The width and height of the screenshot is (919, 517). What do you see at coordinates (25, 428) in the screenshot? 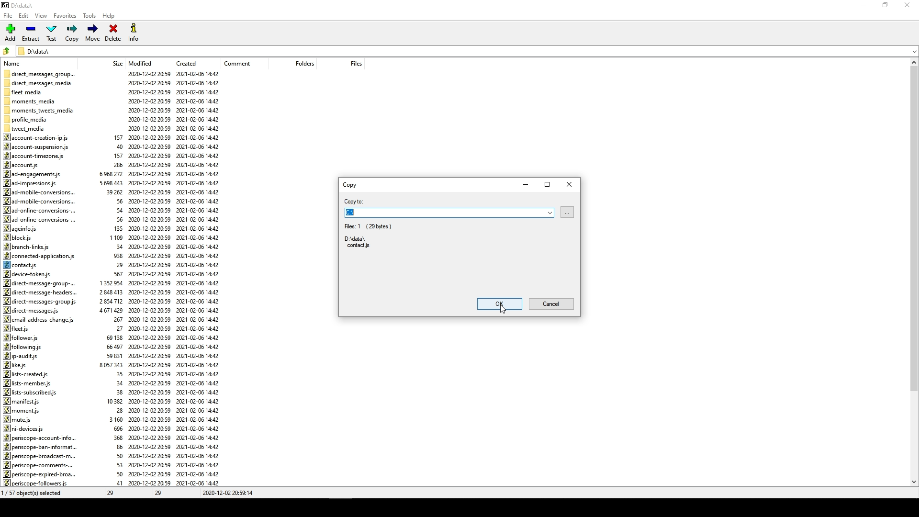
I see `ni-devices.js` at bounding box center [25, 428].